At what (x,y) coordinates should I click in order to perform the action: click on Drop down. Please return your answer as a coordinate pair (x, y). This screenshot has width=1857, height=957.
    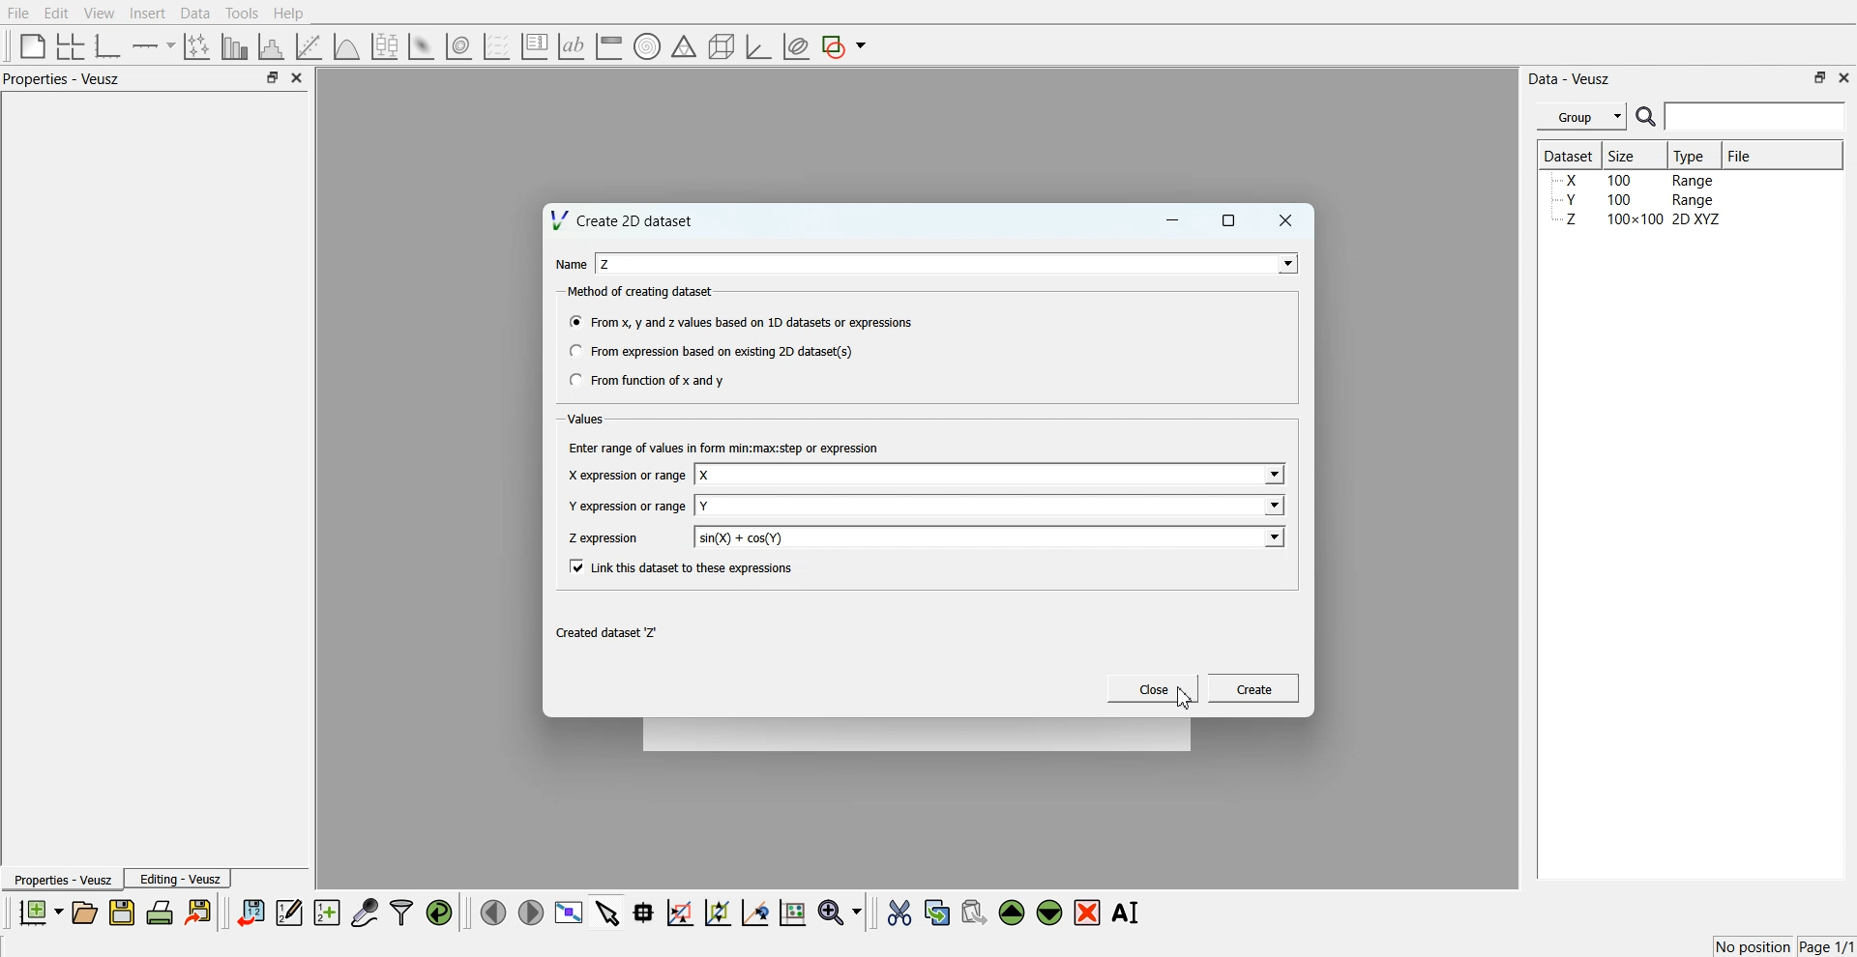
    Looking at the image, I should click on (1273, 536).